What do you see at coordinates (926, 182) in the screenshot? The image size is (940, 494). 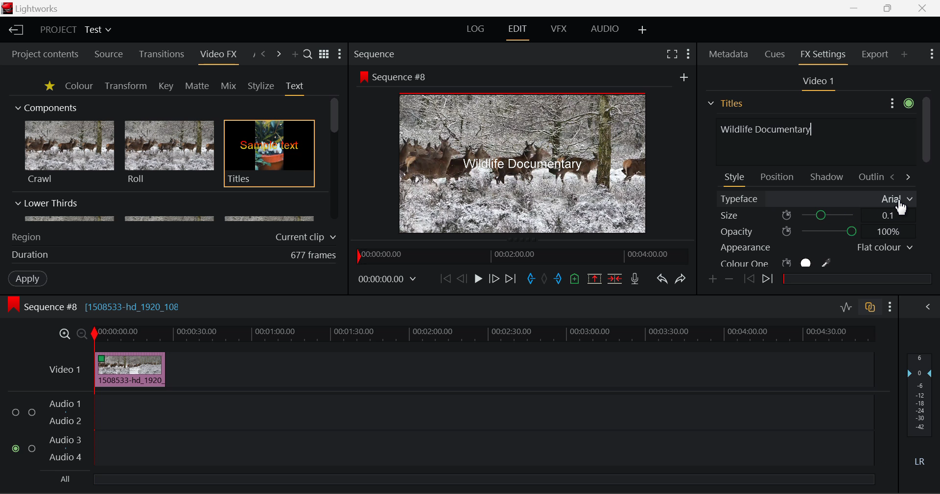 I see `Scroll Bar` at bounding box center [926, 182].